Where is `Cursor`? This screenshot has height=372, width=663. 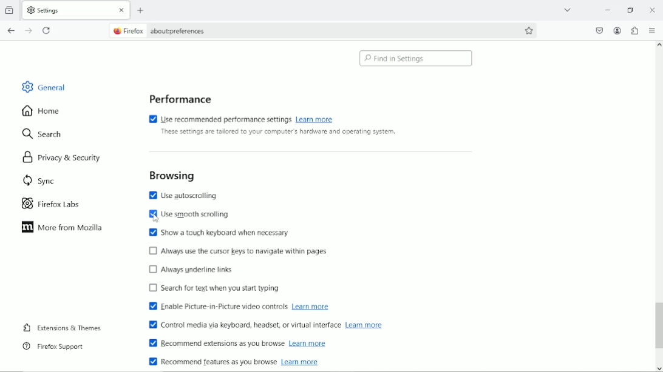 Cursor is located at coordinates (155, 218).